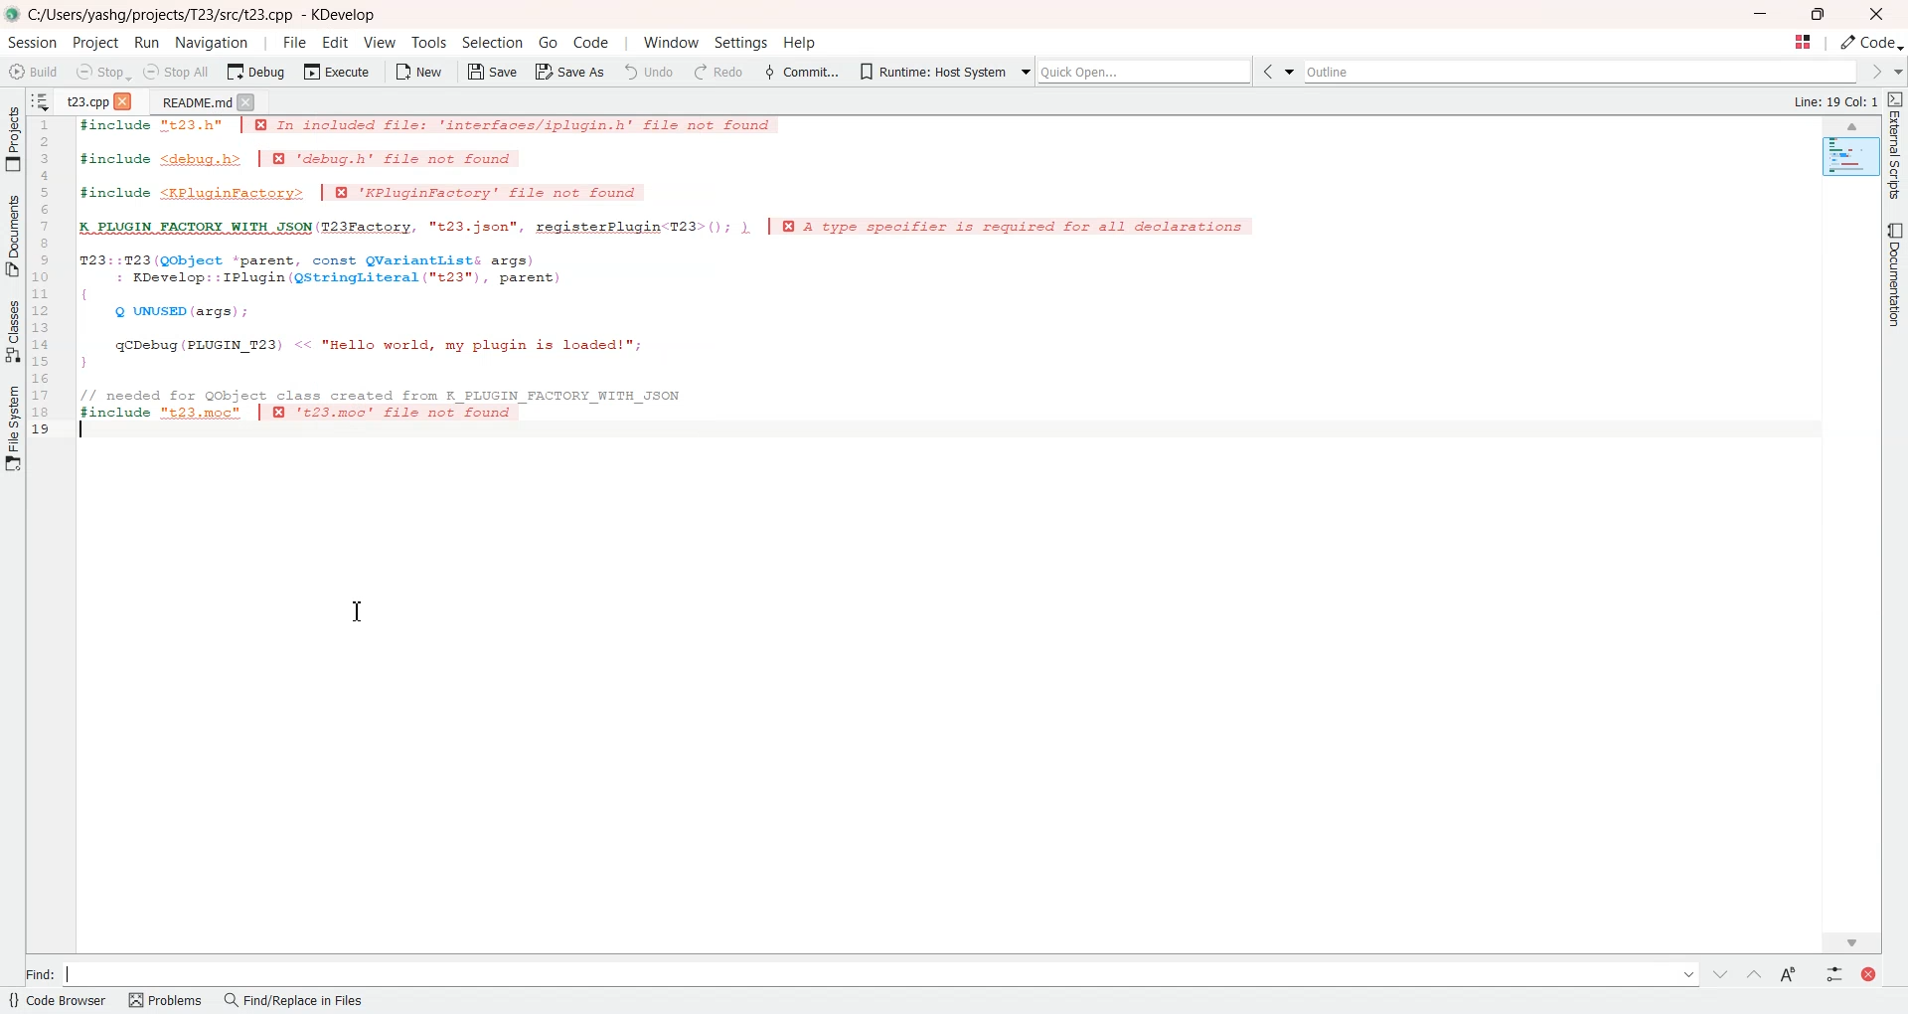 This screenshot has height=1014, width=1908. What do you see at coordinates (1022, 70) in the screenshot?
I see `Drop down box` at bounding box center [1022, 70].